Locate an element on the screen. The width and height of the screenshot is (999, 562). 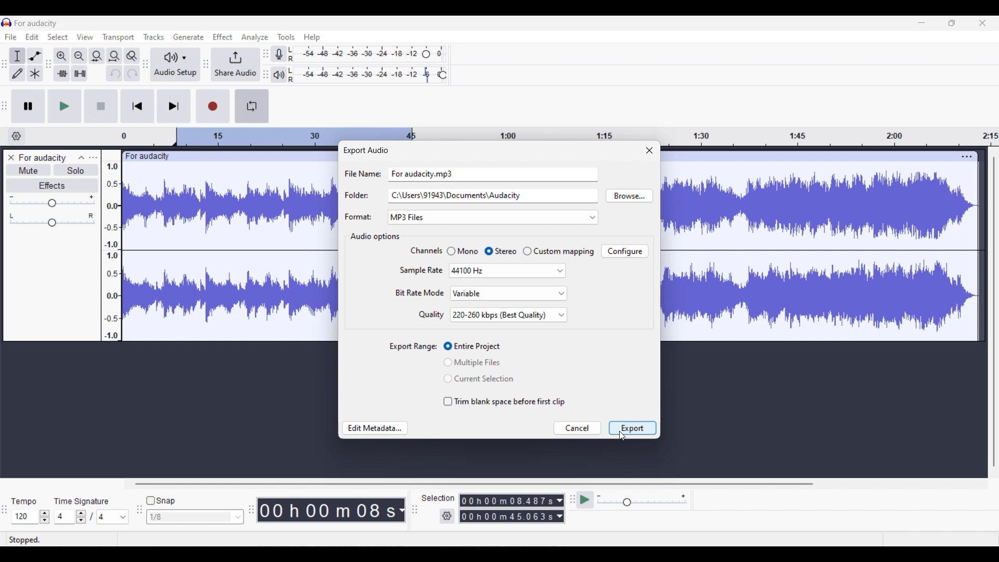
Indicates time signature settings is located at coordinates (82, 501).